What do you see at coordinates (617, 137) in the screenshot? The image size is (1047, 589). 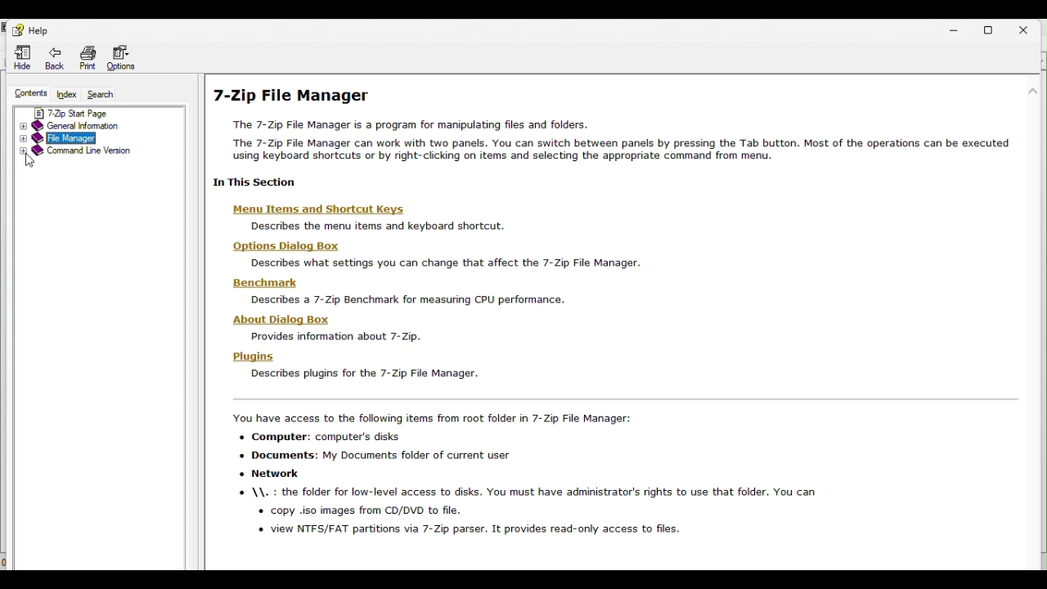 I see `7- zip file manager` at bounding box center [617, 137].